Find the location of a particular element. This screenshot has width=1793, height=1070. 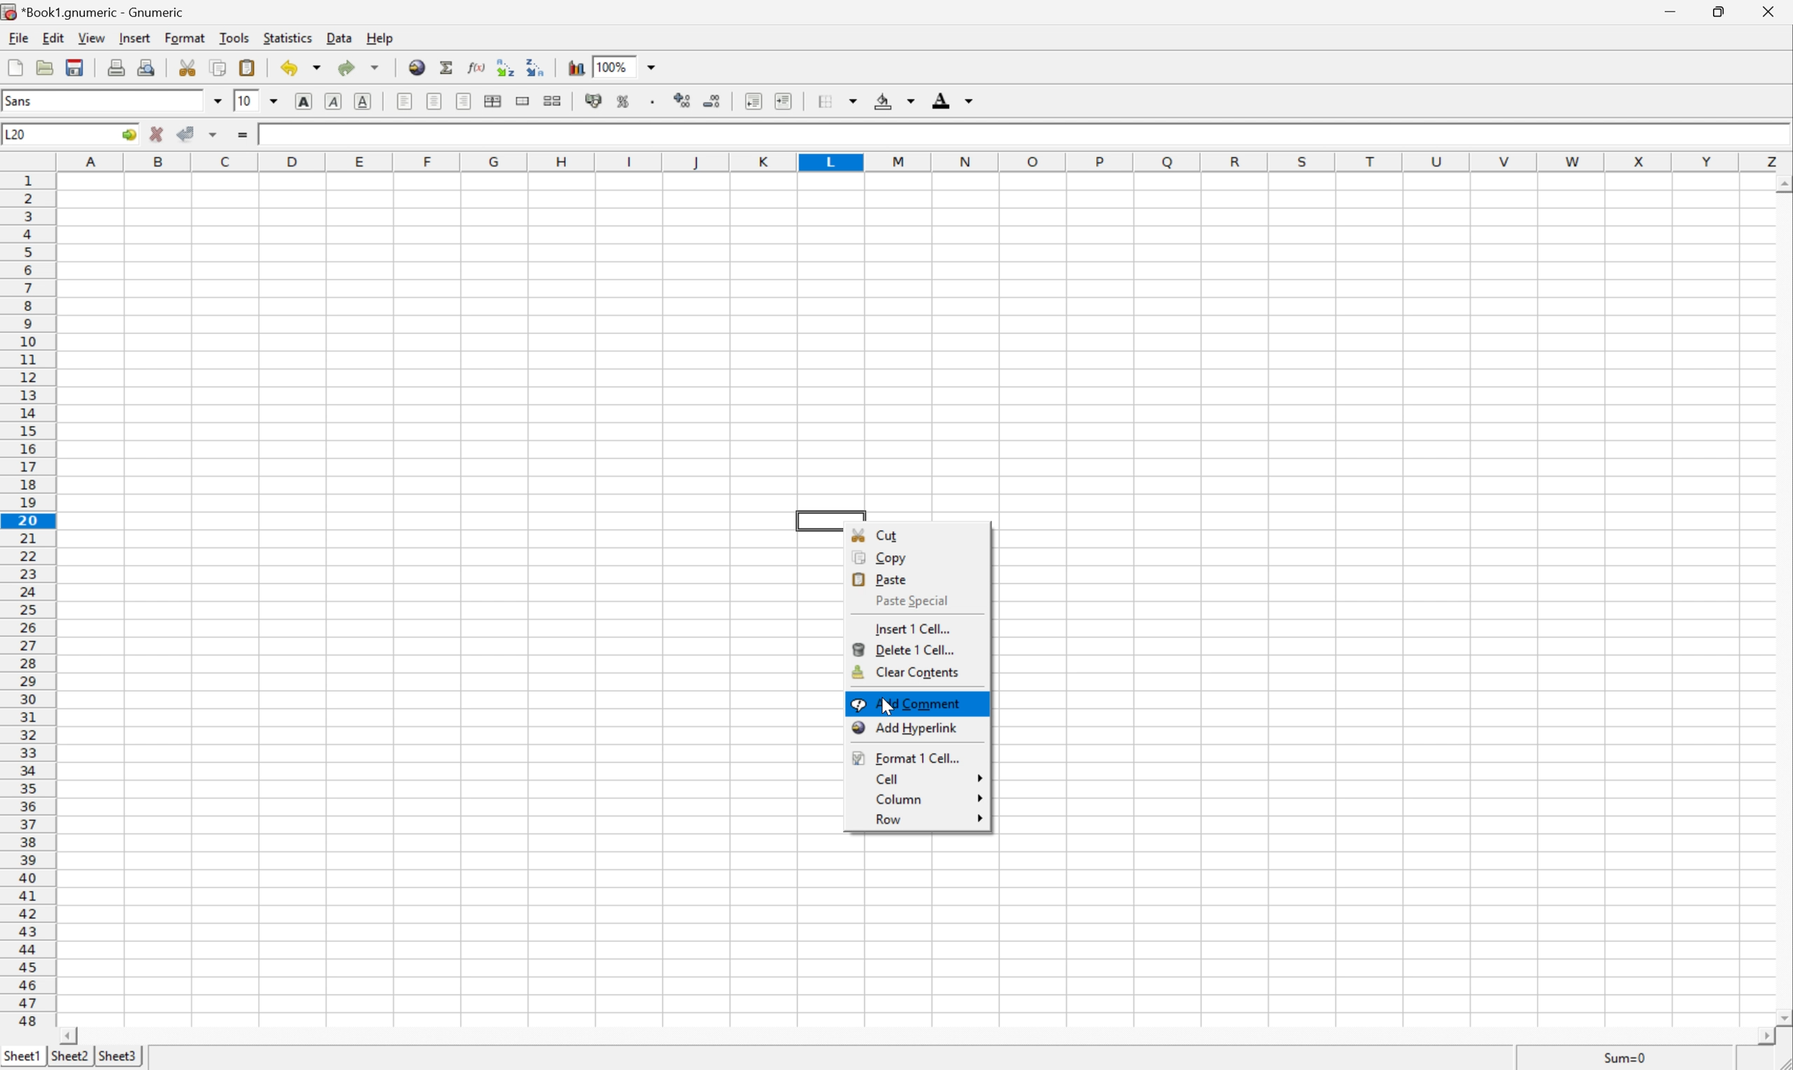

Clear contents is located at coordinates (907, 672).